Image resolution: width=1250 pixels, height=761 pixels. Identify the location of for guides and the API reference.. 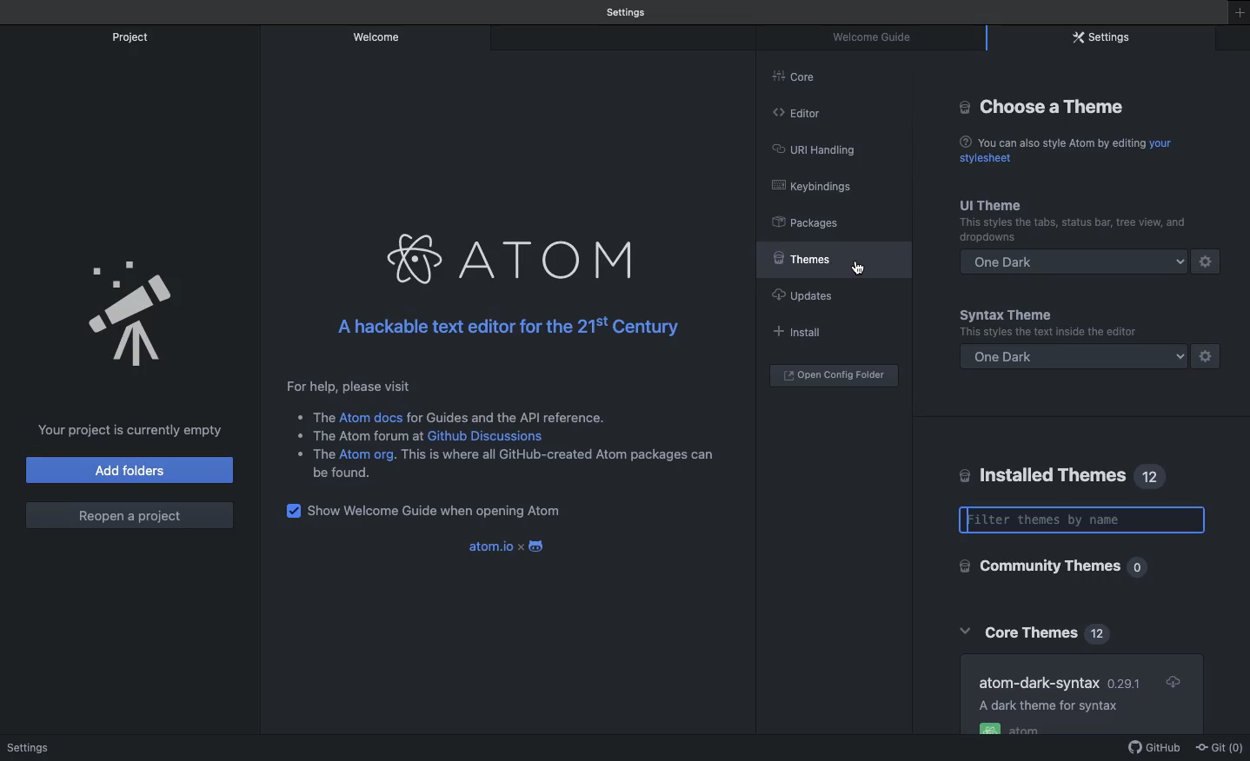
(507, 414).